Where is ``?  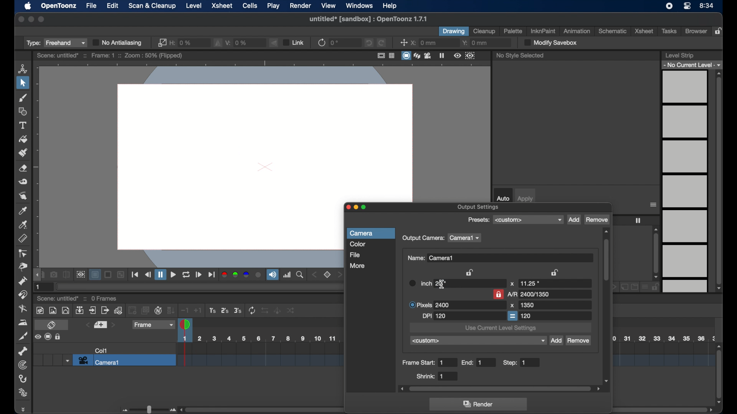  is located at coordinates (109, 275).